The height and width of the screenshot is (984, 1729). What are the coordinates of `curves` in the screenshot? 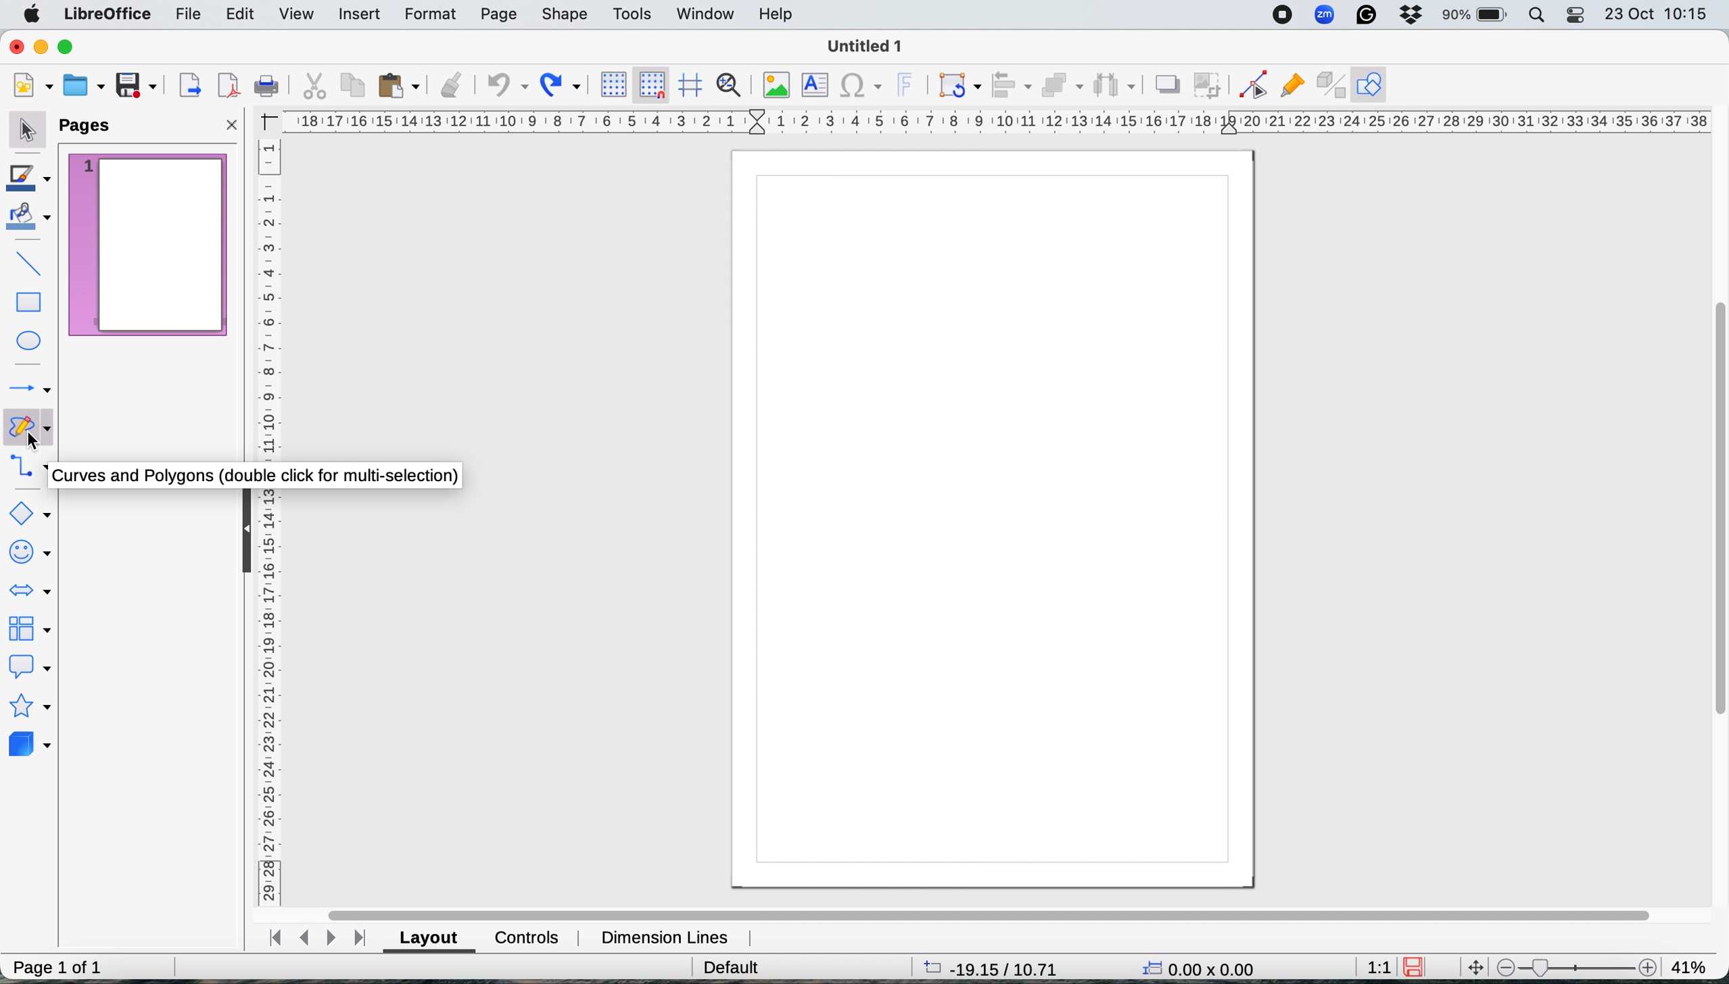 It's located at (33, 445).